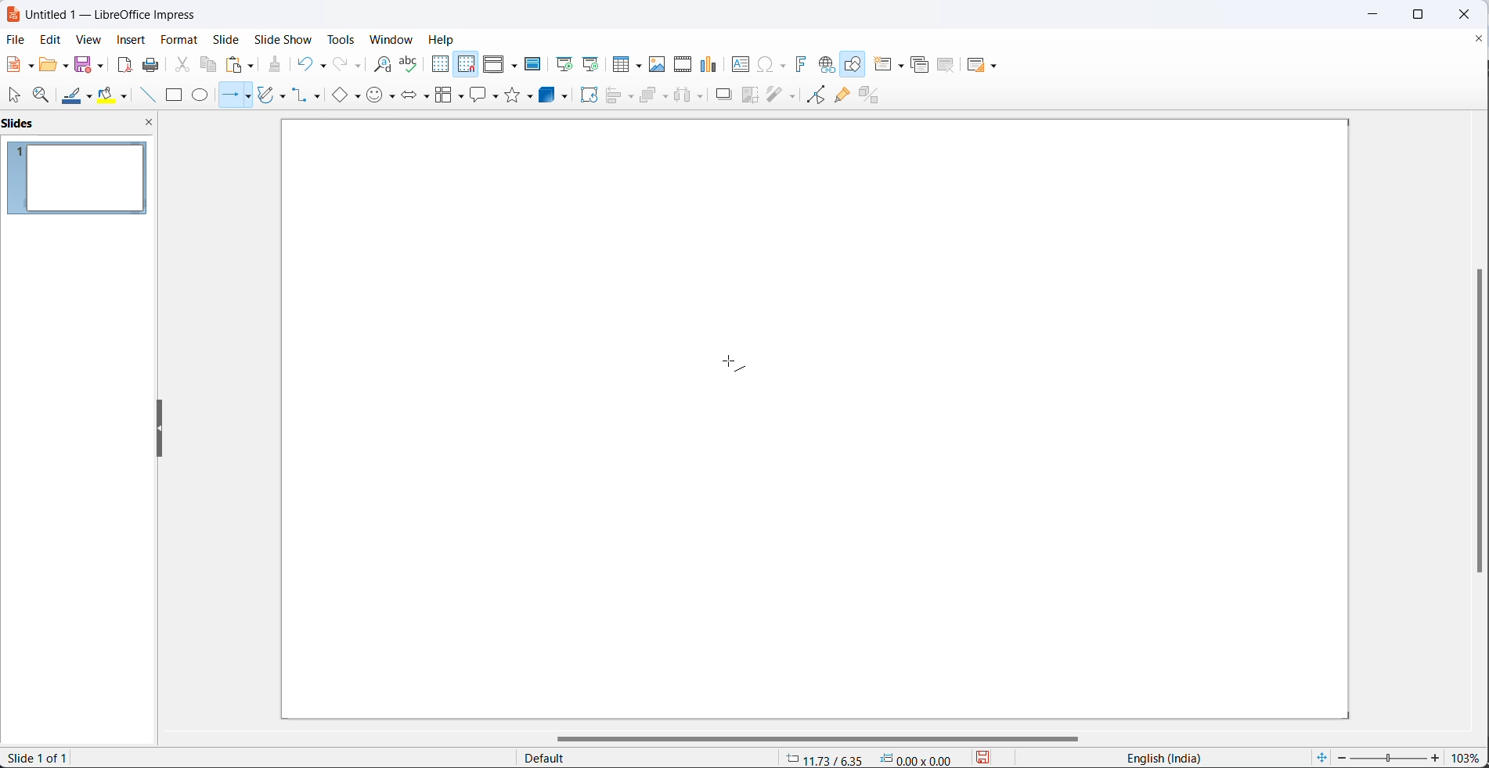 The width and height of the screenshot is (1489, 768). What do you see at coordinates (1390, 755) in the screenshot?
I see `zoom slider` at bounding box center [1390, 755].